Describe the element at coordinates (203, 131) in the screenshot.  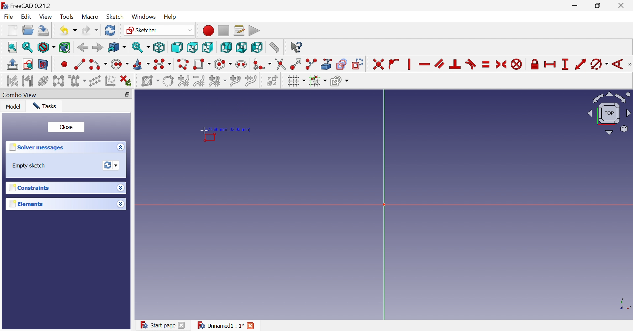
I see `Cursor` at that location.